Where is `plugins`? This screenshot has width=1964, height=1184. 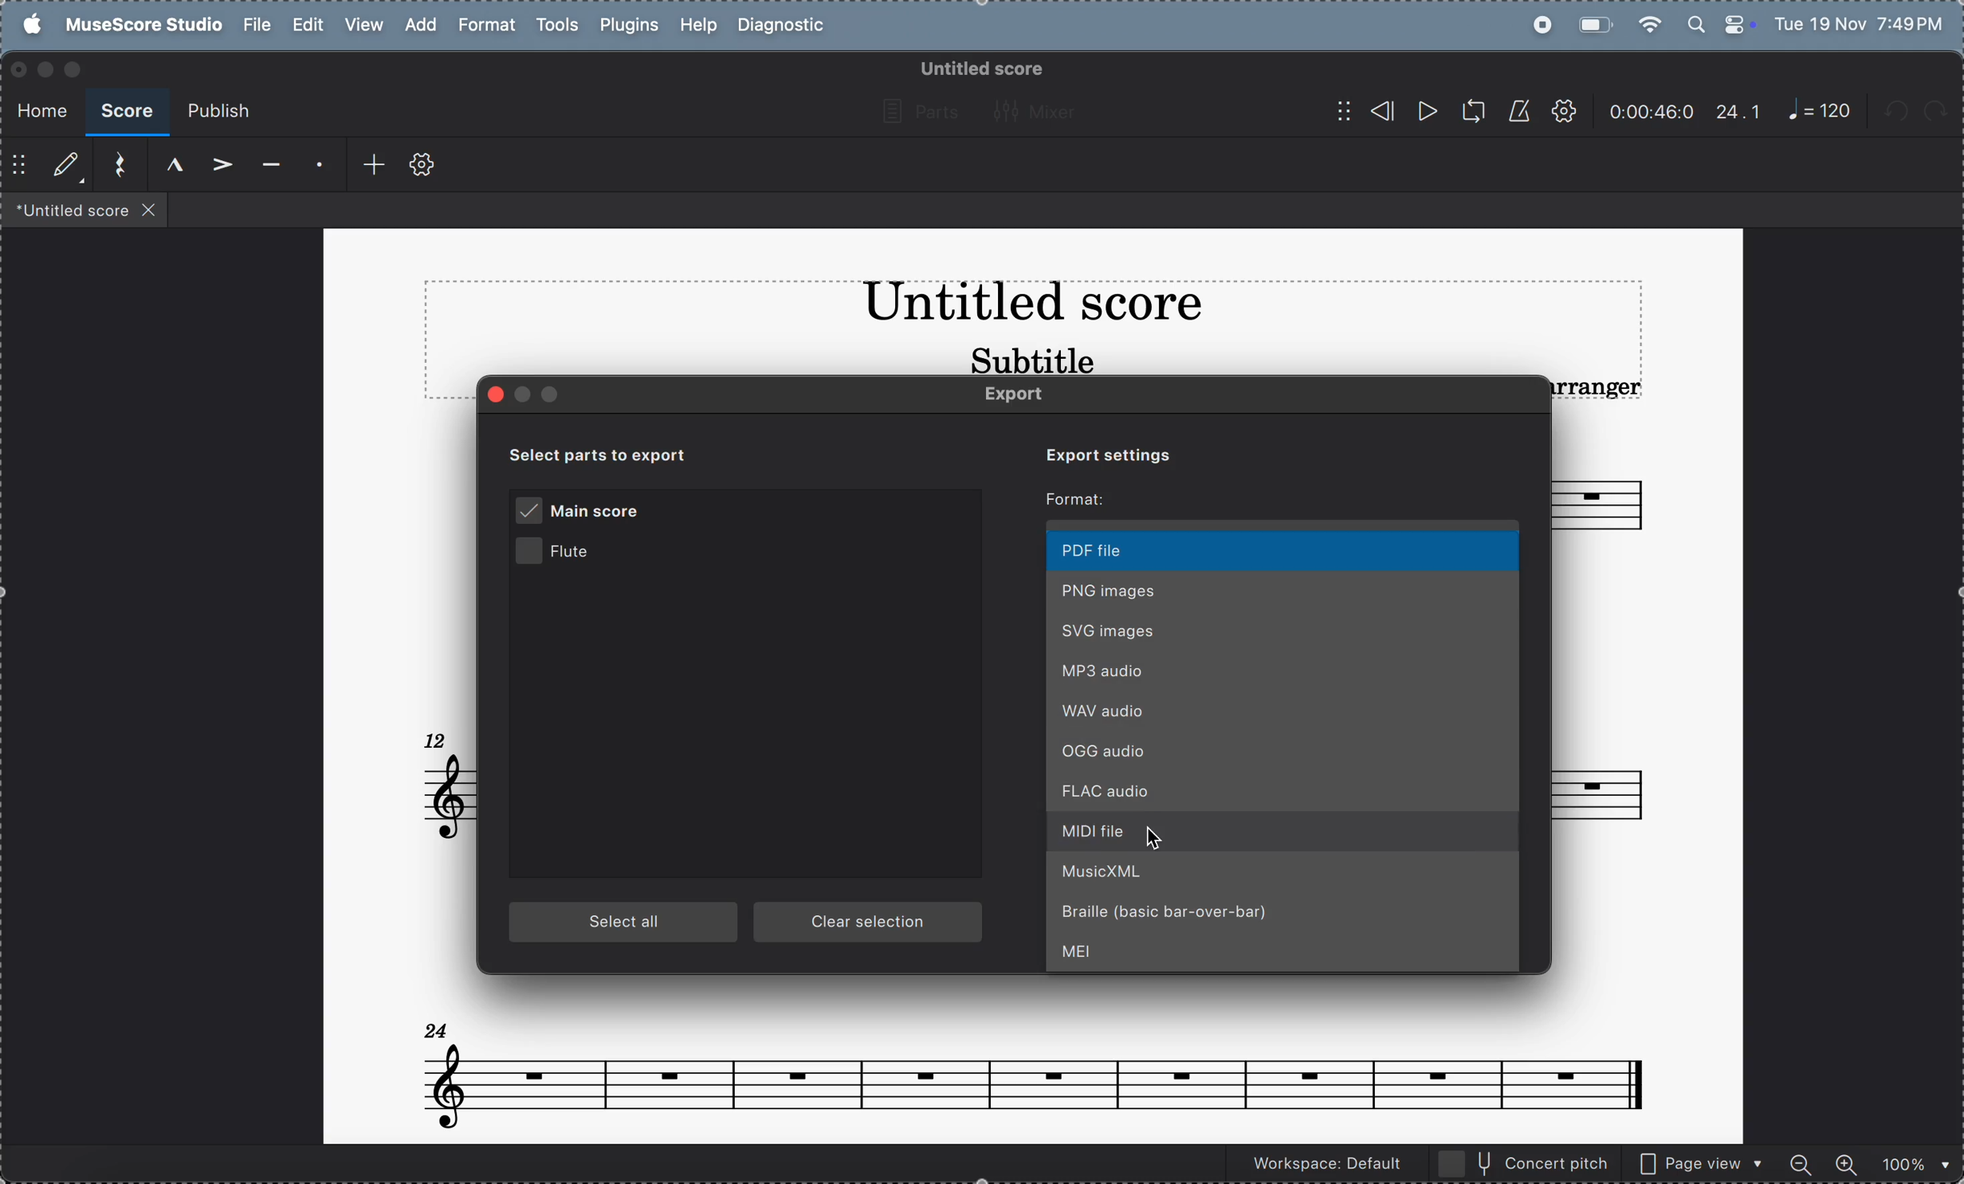
plugins is located at coordinates (625, 27).